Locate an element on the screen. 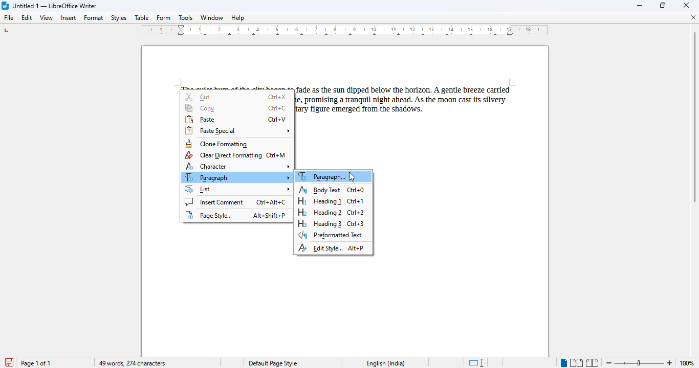 This screenshot has height=368, width=699. cut is located at coordinates (236, 97).